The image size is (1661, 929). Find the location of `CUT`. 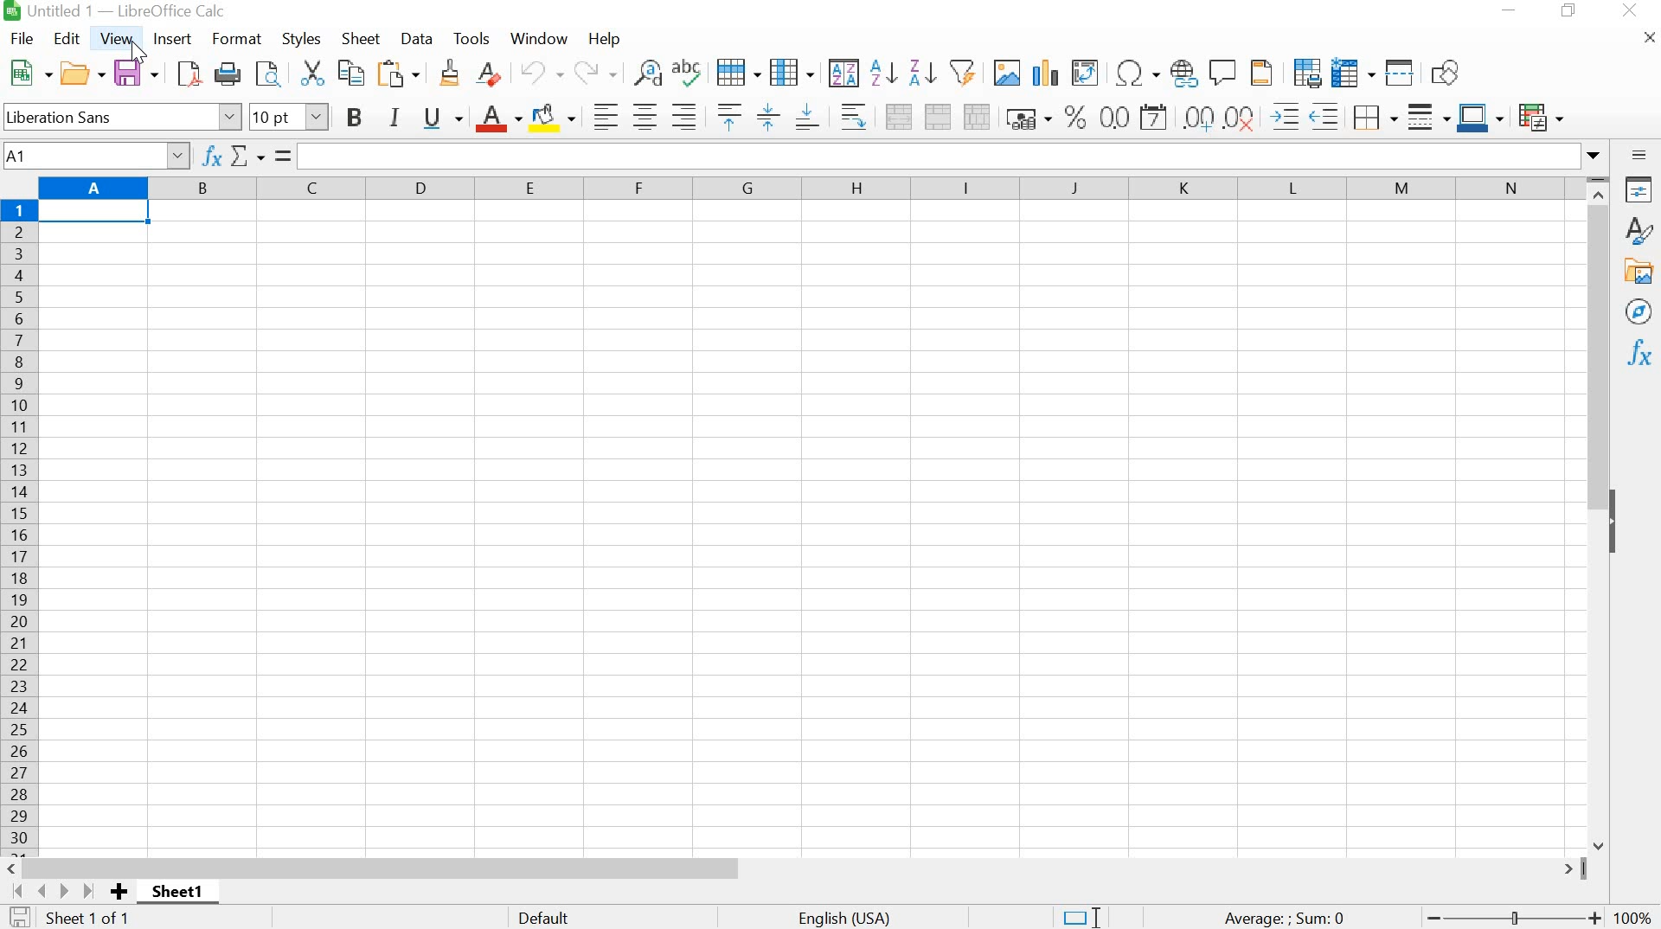

CUT is located at coordinates (311, 73).